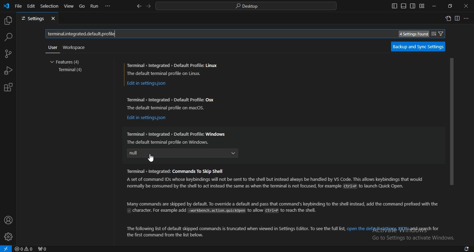 The width and height of the screenshot is (474, 252). I want to click on search, so click(247, 7).